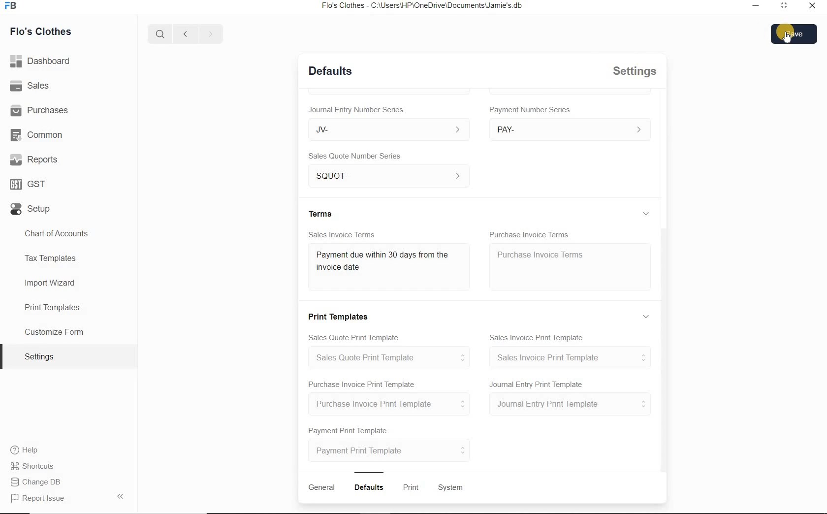  I want to click on Change DB, so click(35, 482).